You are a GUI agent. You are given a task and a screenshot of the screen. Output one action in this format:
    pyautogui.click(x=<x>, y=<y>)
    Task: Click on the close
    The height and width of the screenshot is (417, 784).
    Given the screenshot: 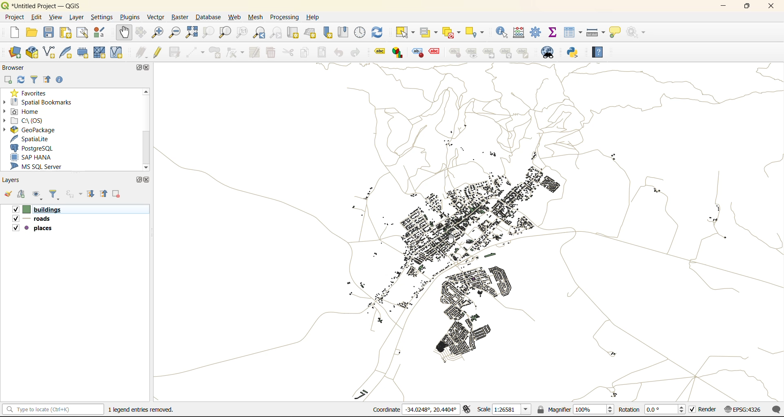 What is the action you would take?
    pyautogui.click(x=149, y=180)
    